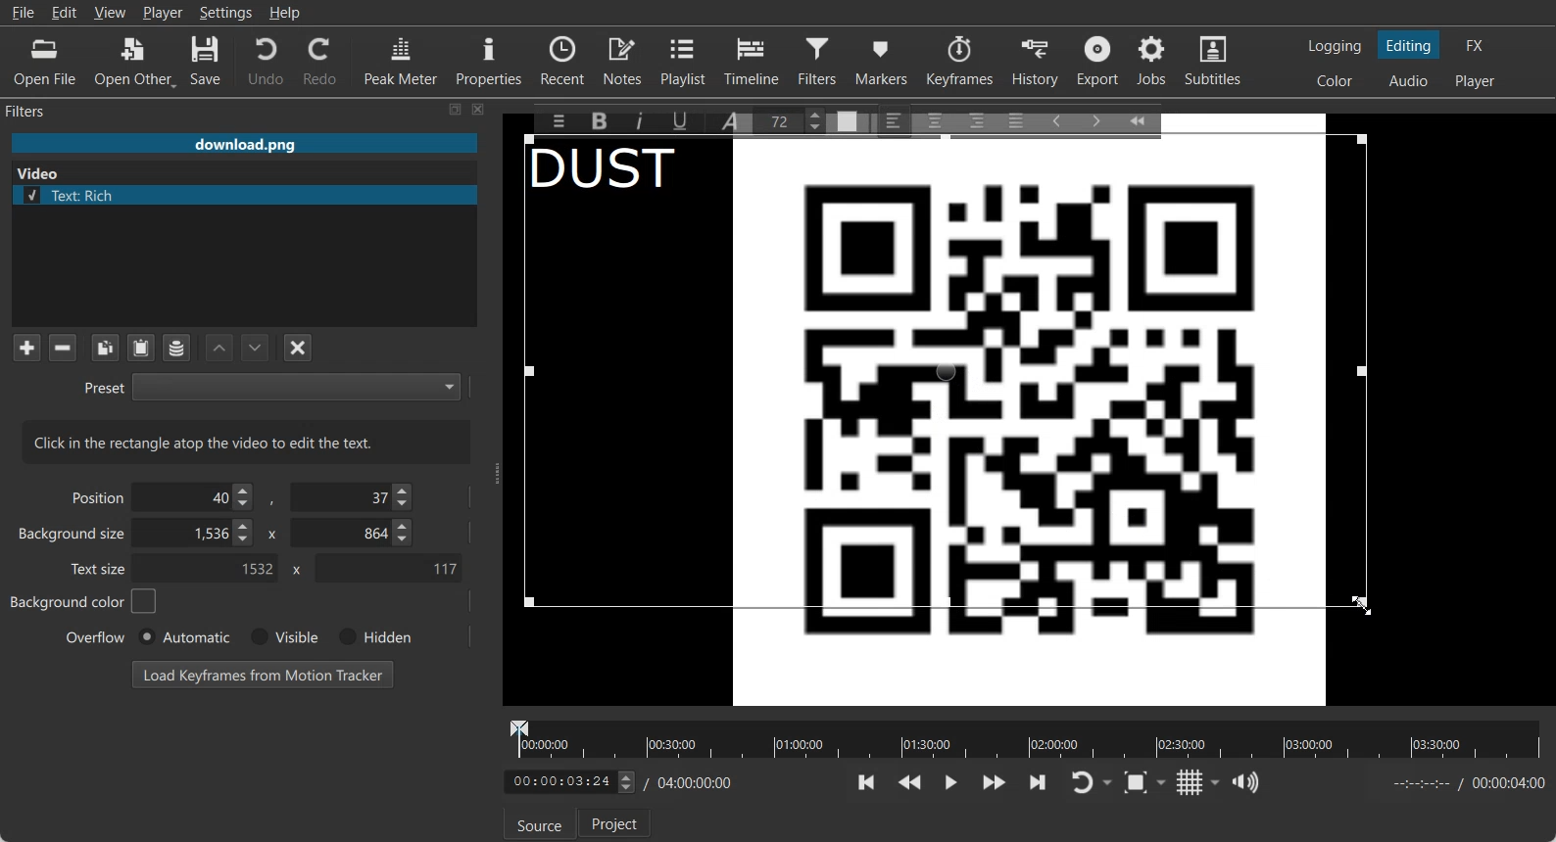 The image size is (1556, 842). I want to click on Load Keyframe from Motion Tracker, so click(263, 674).